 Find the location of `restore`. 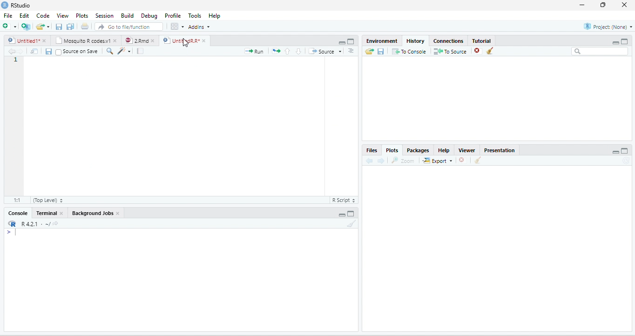

restore is located at coordinates (604, 5).